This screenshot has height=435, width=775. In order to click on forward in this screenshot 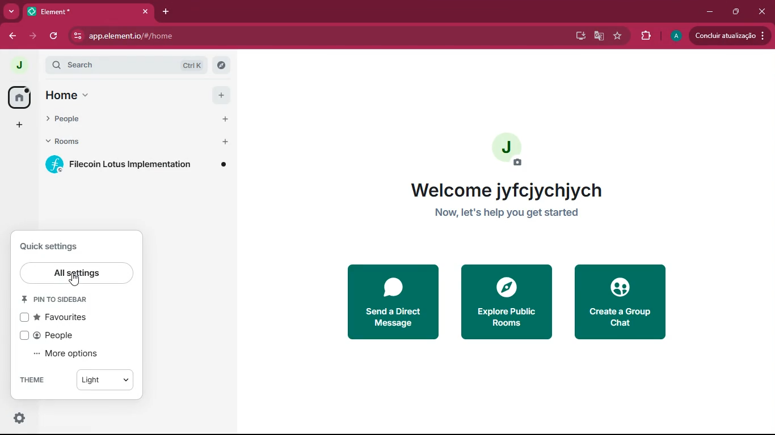, I will do `click(35, 36)`.